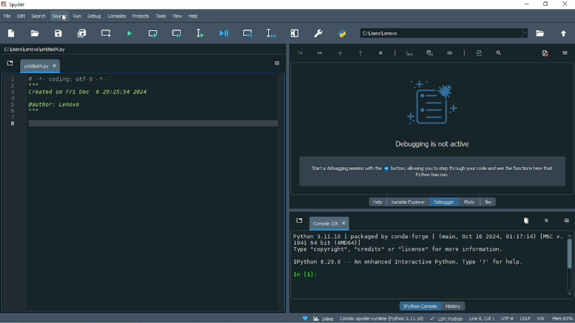  I want to click on Created on date and time, so click(87, 92).